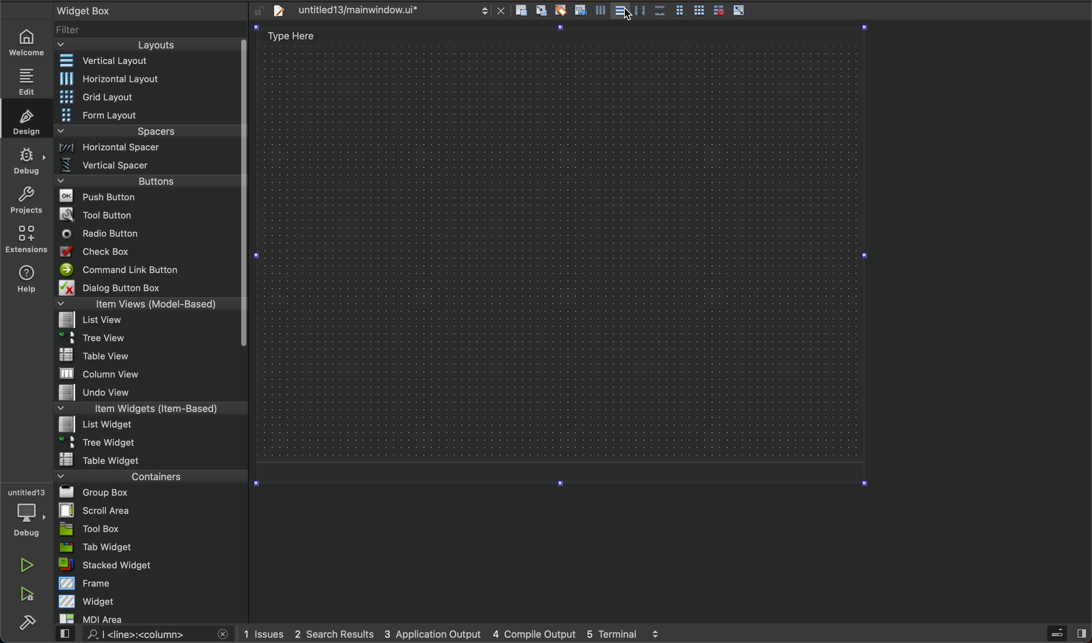  I want to click on push buttons, so click(148, 196).